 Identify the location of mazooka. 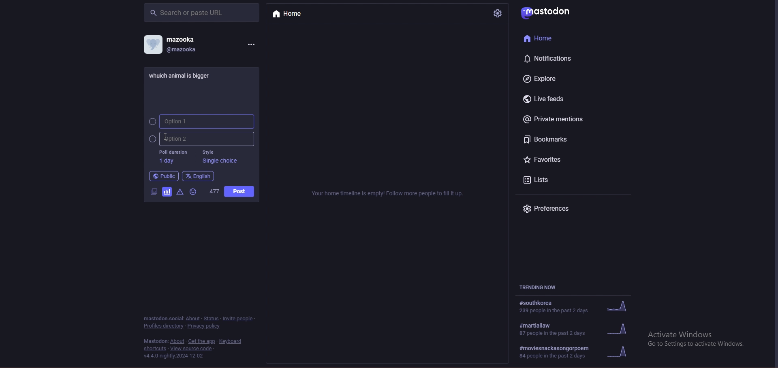
(182, 39).